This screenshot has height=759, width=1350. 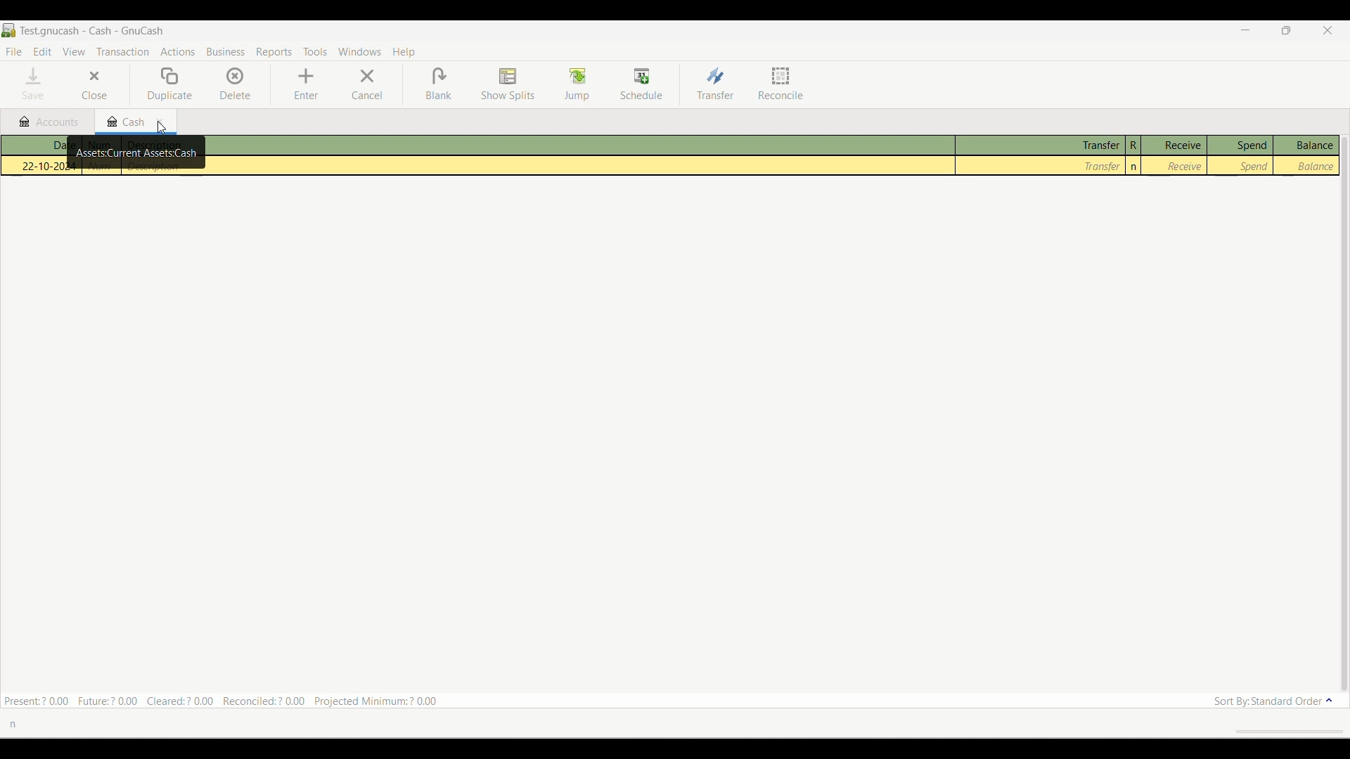 What do you see at coordinates (1040, 166) in the screenshot?
I see `transfer` at bounding box center [1040, 166].